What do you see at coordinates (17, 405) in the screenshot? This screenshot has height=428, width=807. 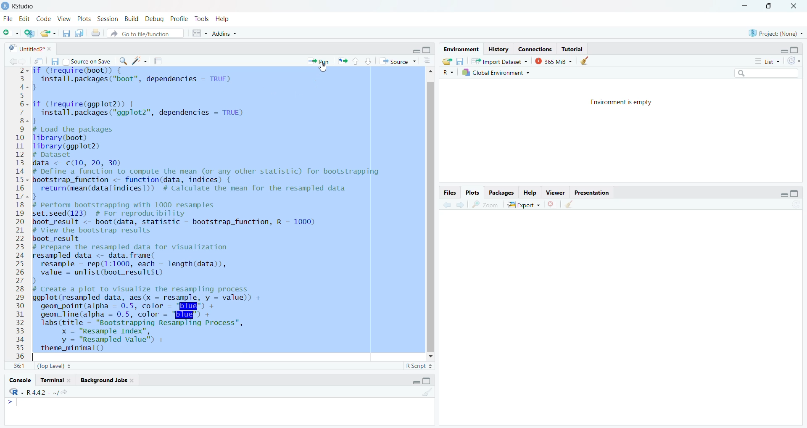 I see `typing cursor` at bounding box center [17, 405].